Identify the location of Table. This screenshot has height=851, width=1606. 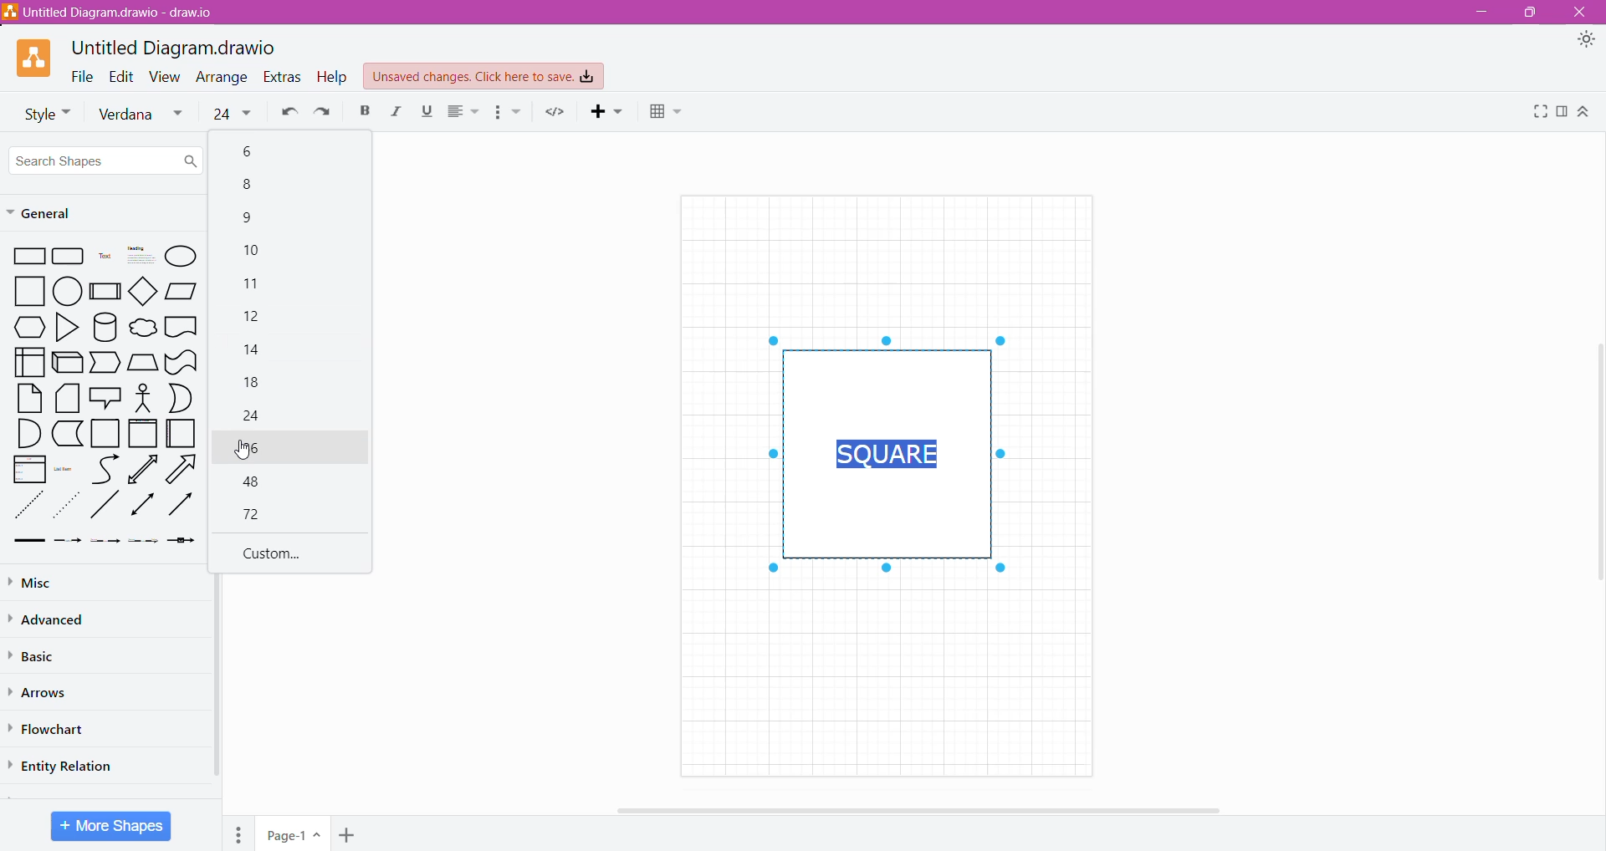
(666, 115).